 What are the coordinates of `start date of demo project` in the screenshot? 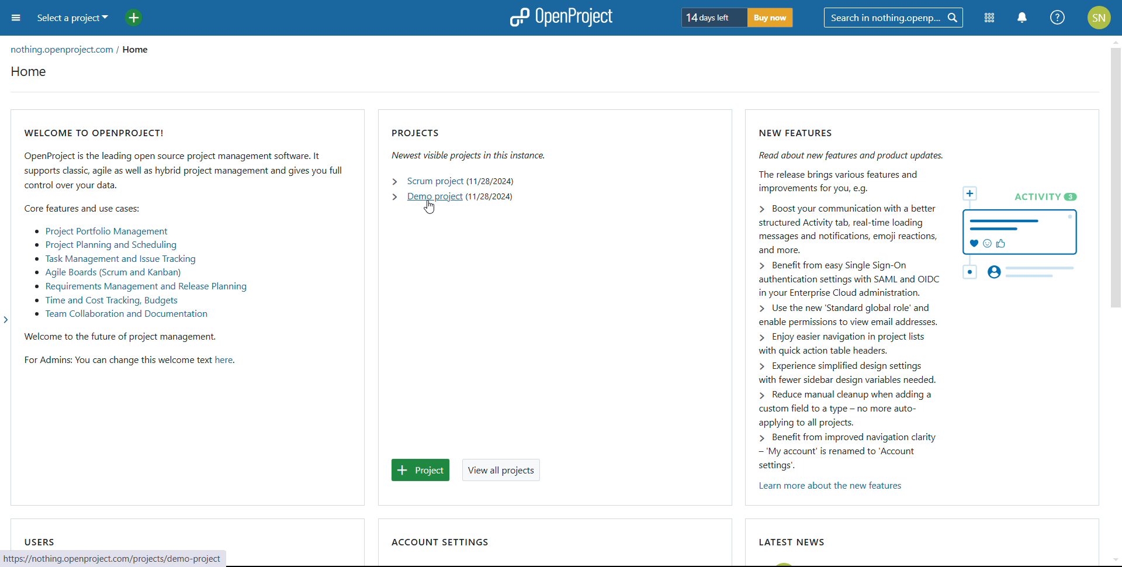 It's located at (489, 196).